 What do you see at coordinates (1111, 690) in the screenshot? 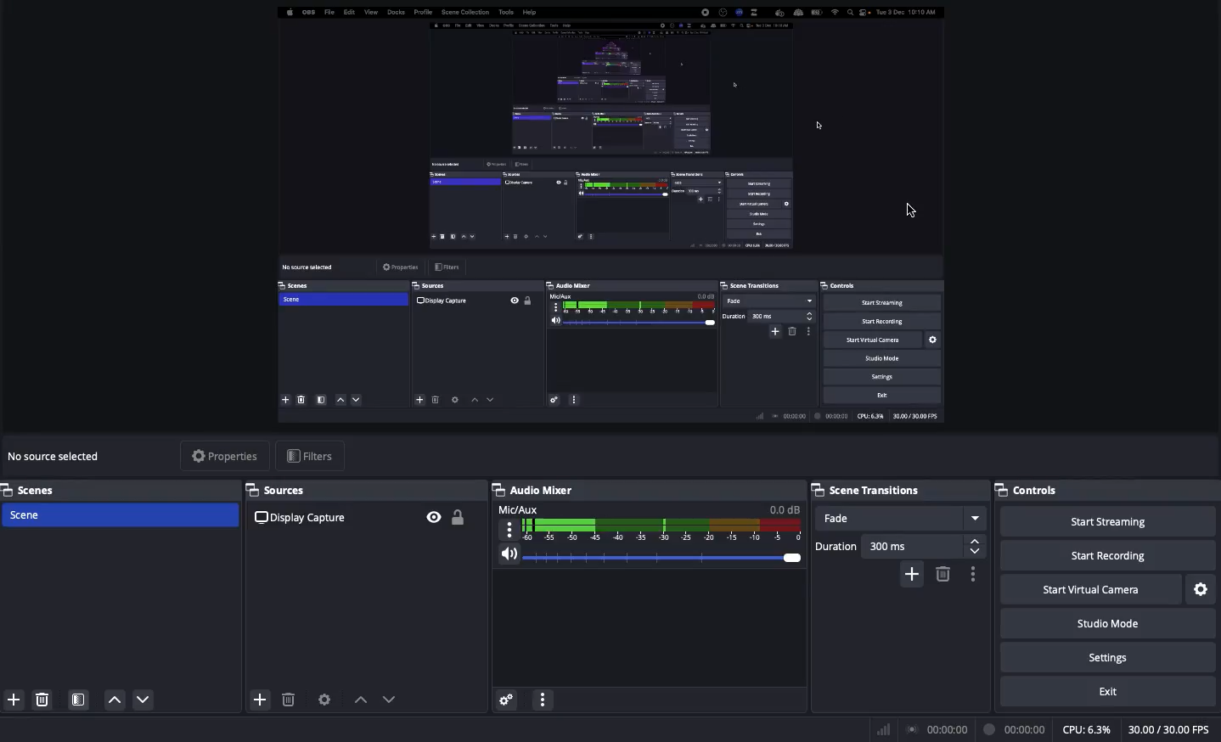
I see `Exit` at bounding box center [1111, 690].